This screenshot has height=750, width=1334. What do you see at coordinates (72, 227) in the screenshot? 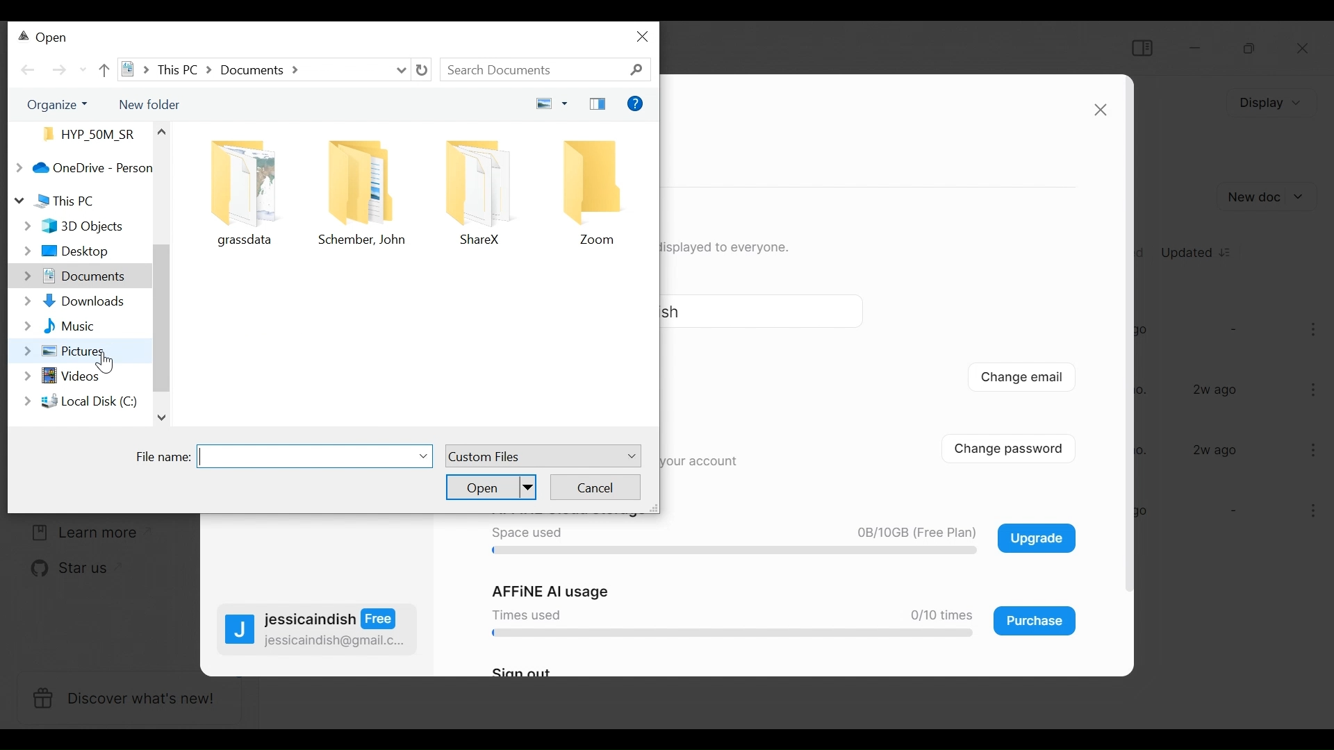
I see `3D Objects` at bounding box center [72, 227].